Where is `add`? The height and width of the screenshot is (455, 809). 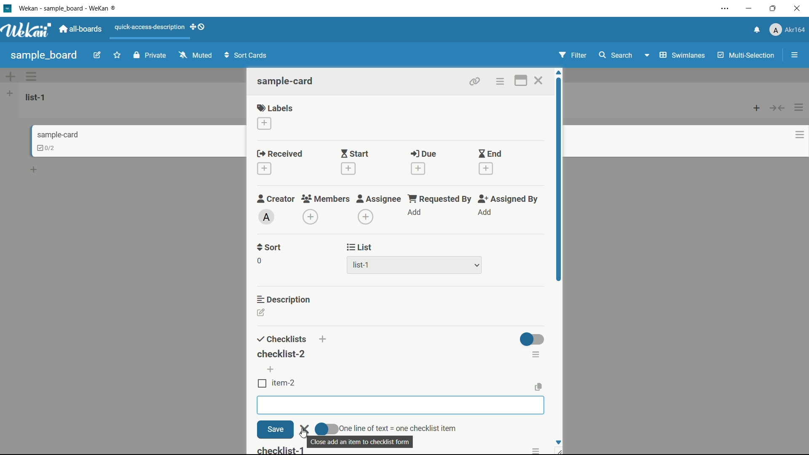 add is located at coordinates (325, 340).